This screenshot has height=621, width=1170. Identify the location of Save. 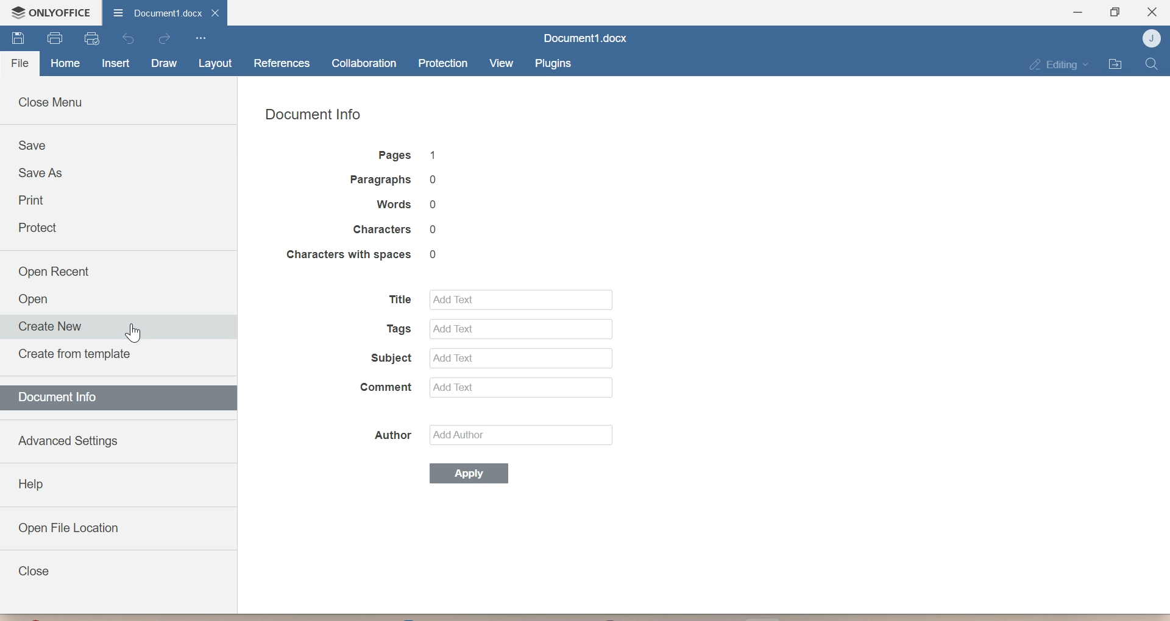
(32, 145).